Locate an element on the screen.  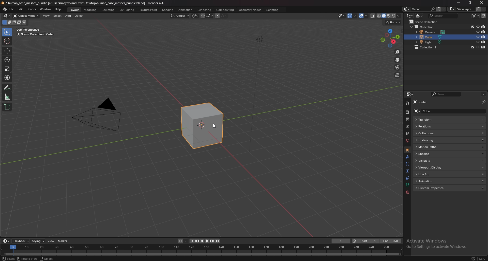
scripting is located at coordinates (273, 10).